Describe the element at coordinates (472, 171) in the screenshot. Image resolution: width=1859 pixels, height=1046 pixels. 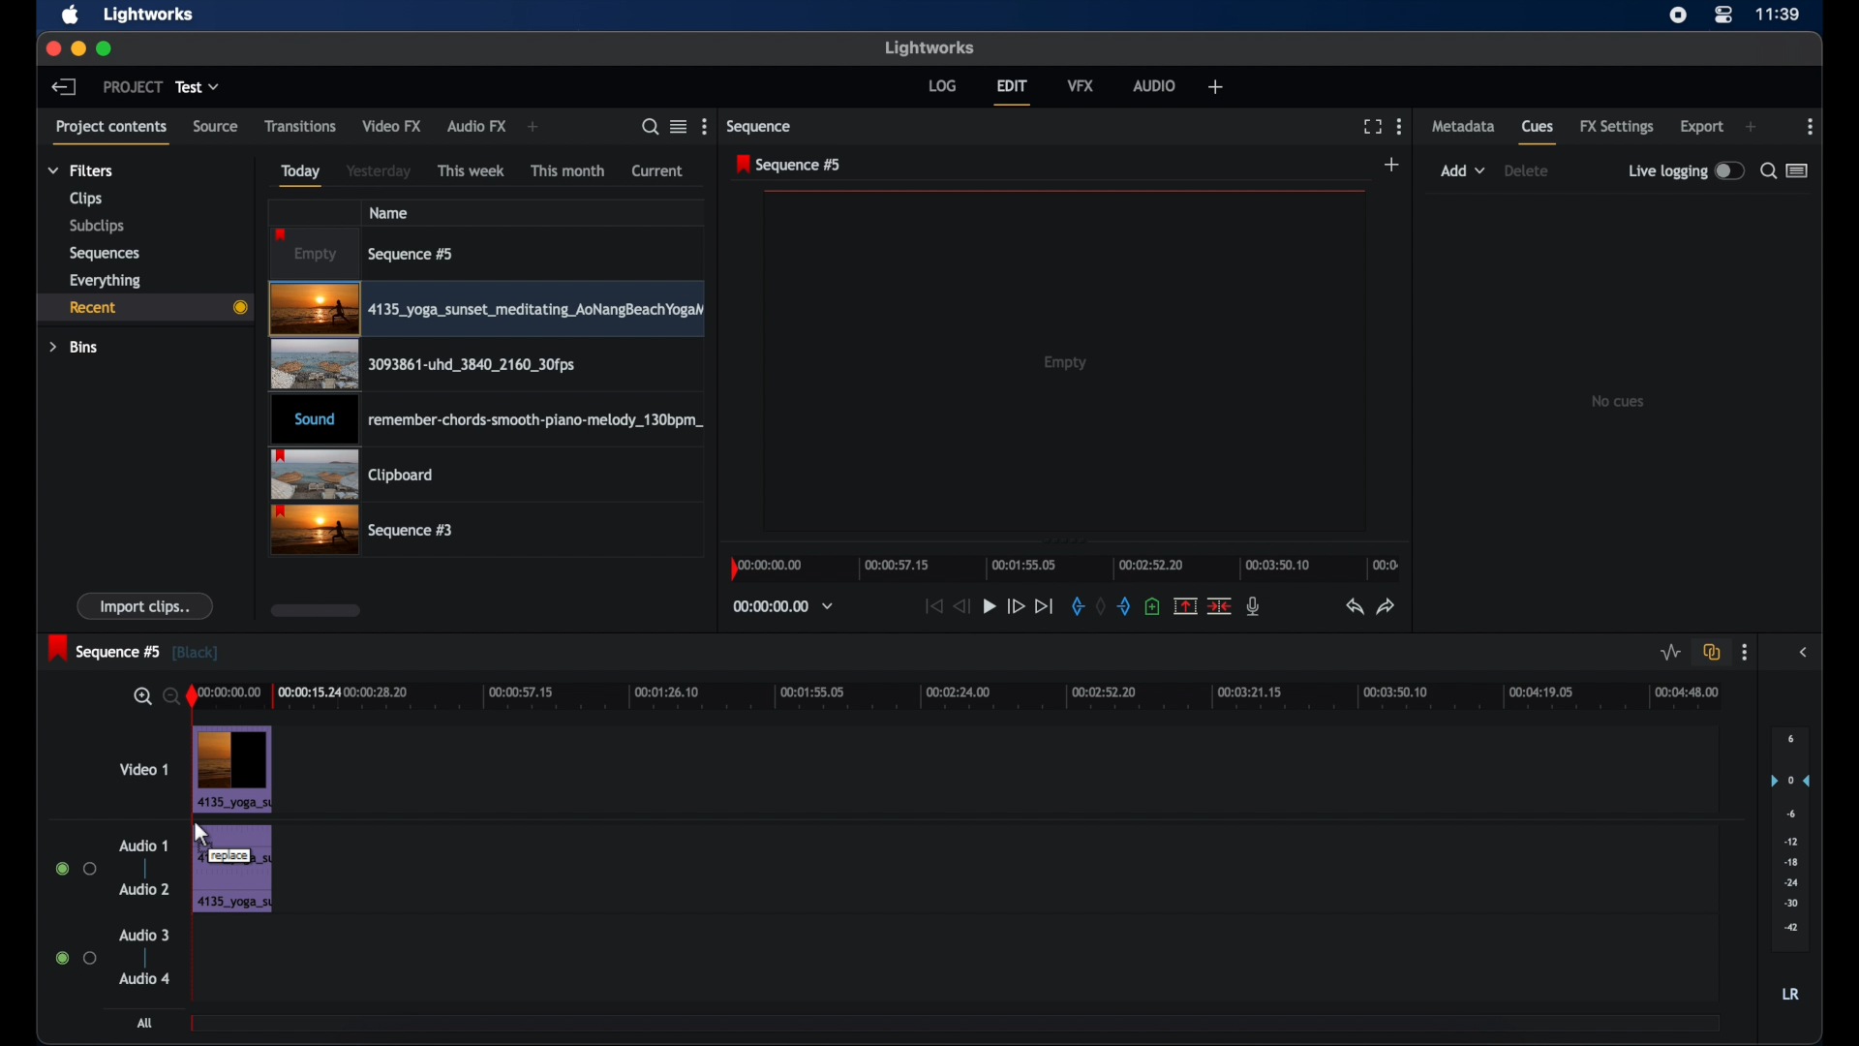
I see `this week` at that location.